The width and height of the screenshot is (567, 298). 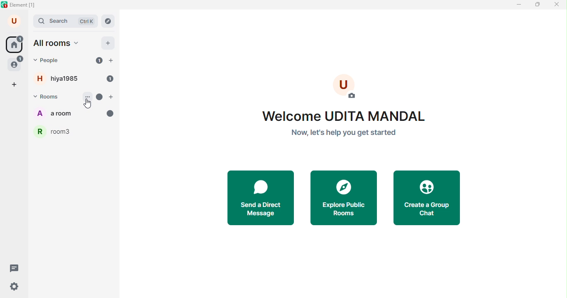 I want to click on home, so click(x=14, y=44).